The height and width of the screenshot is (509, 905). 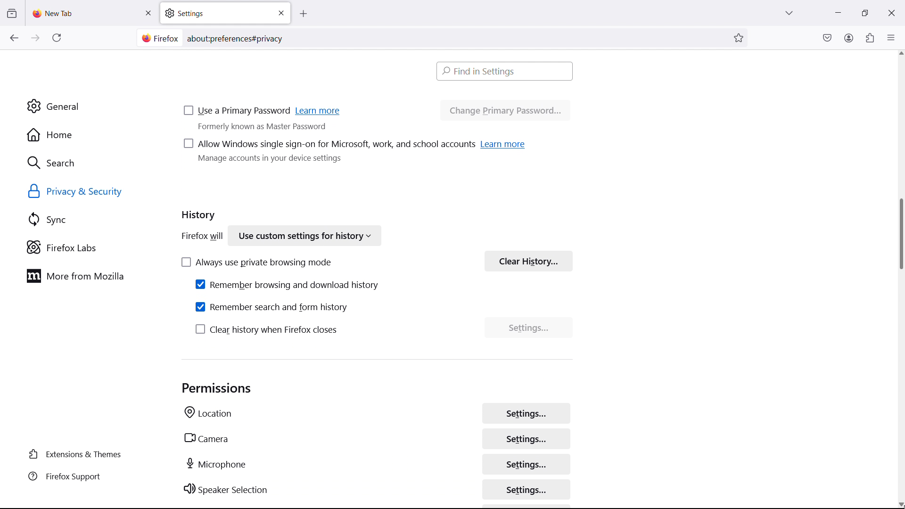 I want to click on use a primary password checkbox, so click(x=237, y=110).